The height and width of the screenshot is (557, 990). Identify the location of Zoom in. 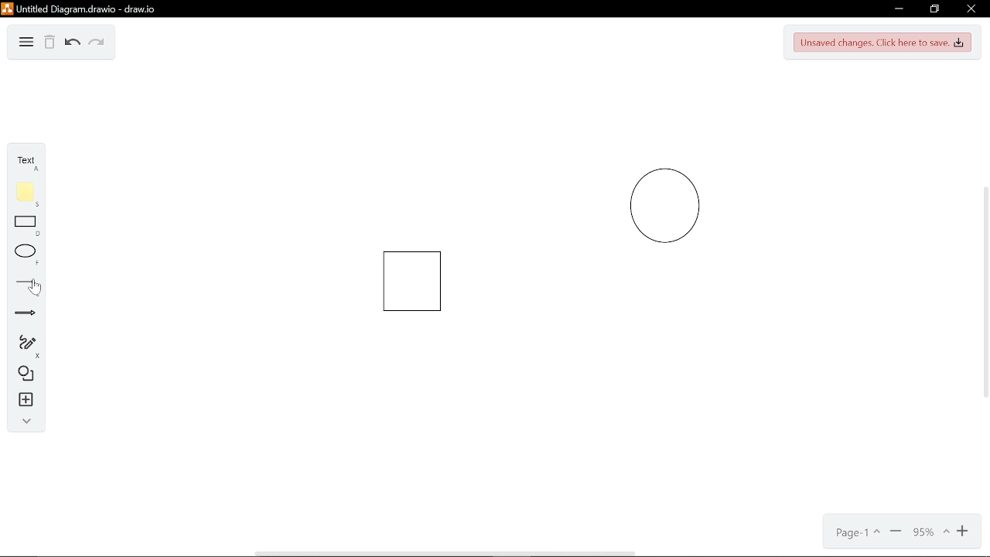
(967, 532).